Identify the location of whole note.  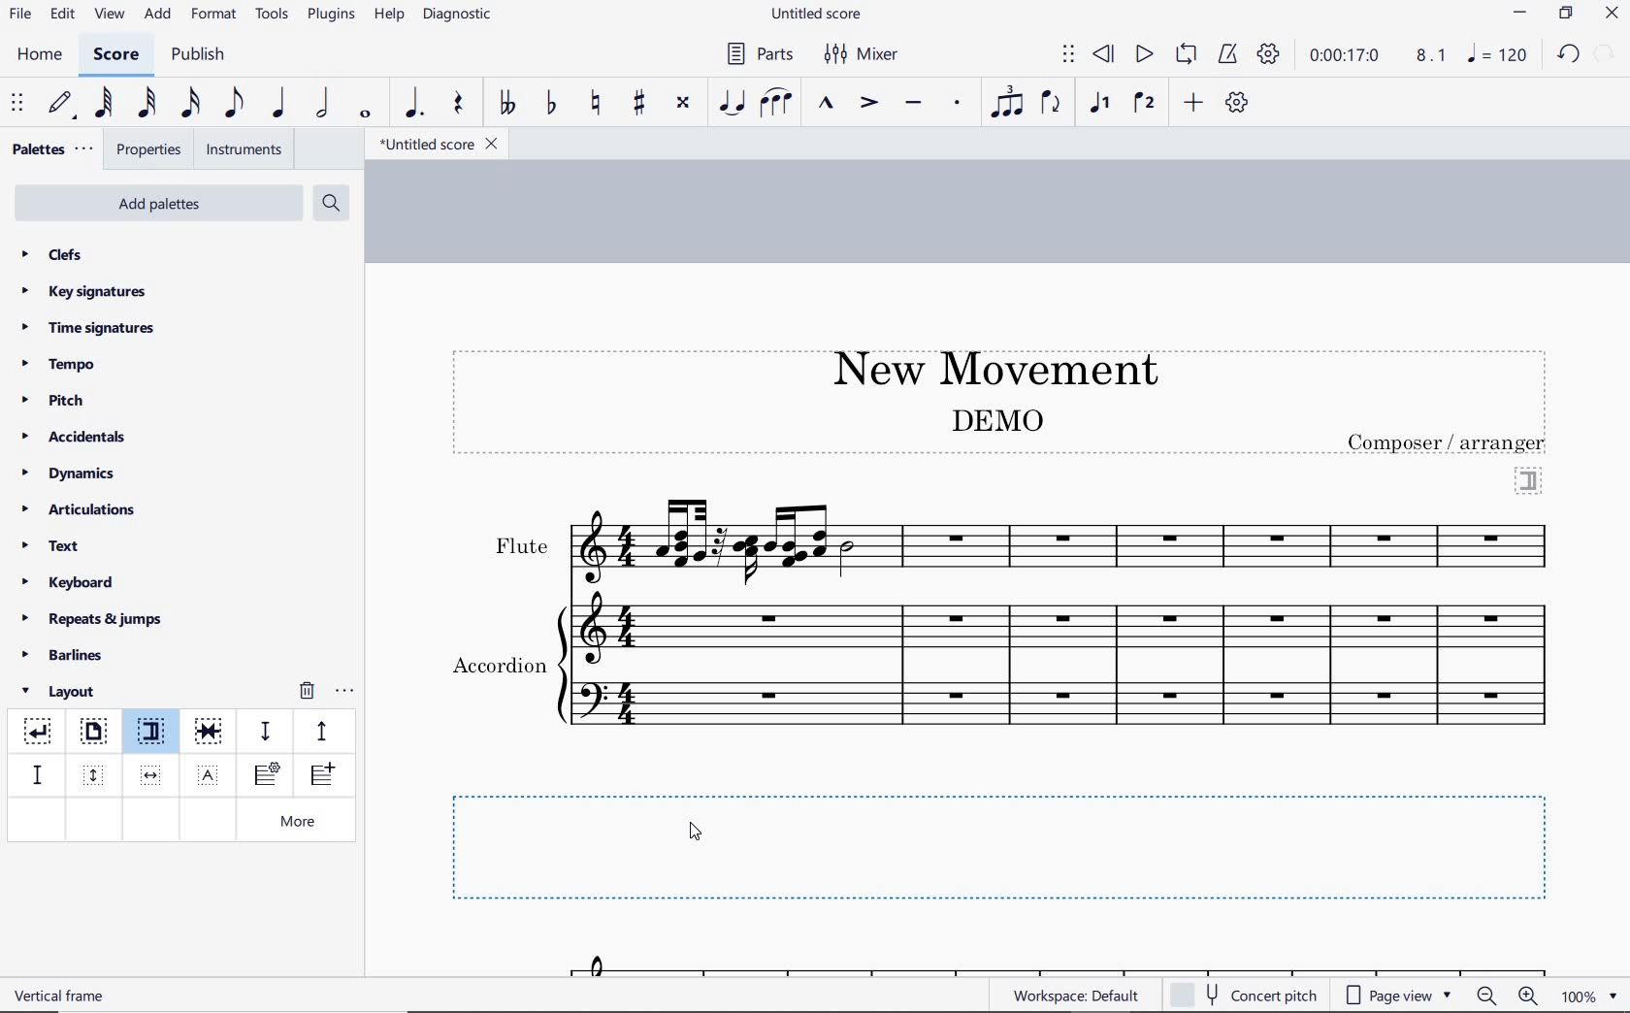
(367, 114).